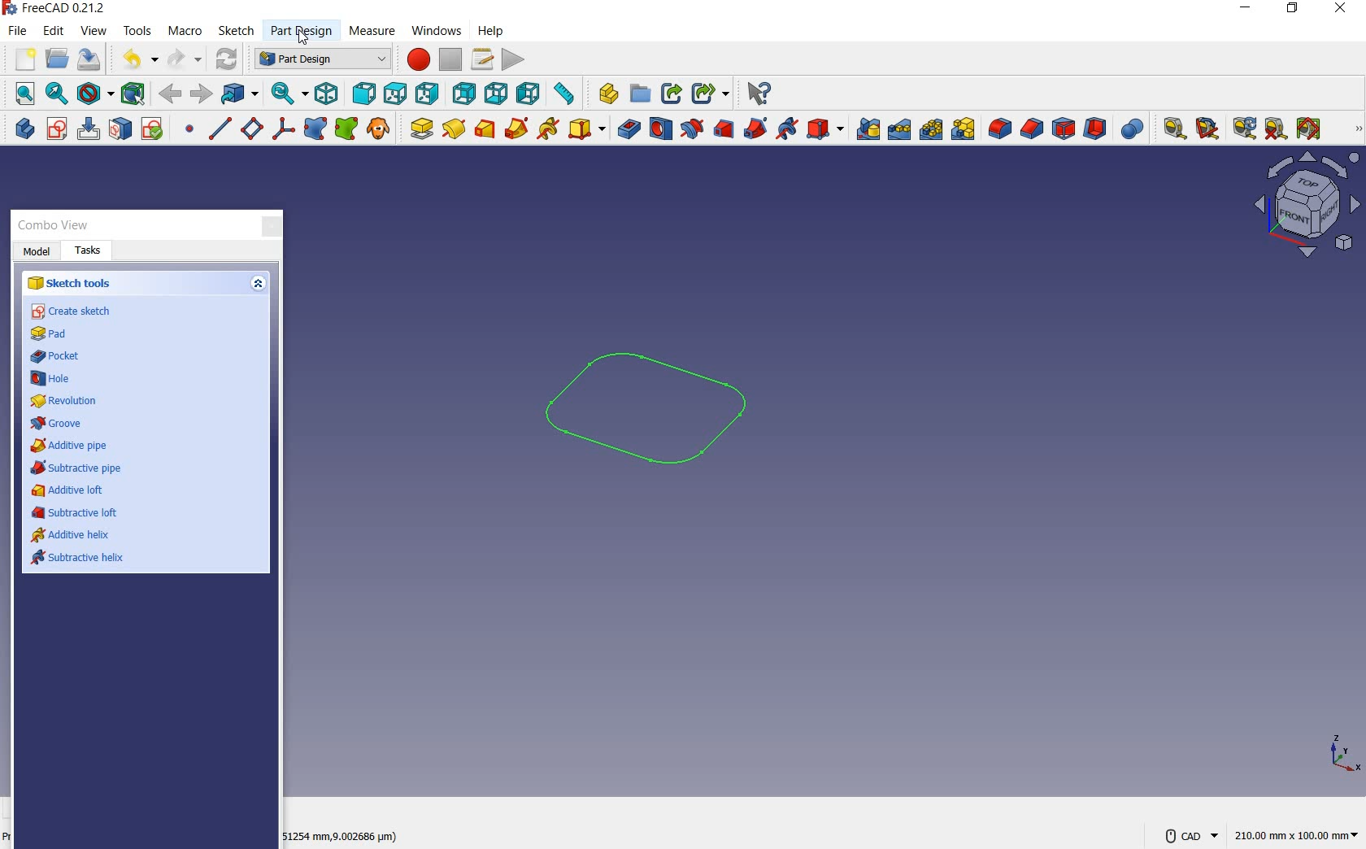 The width and height of the screenshot is (1366, 849). Describe the element at coordinates (627, 128) in the screenshot. I see `pocket` at that location.